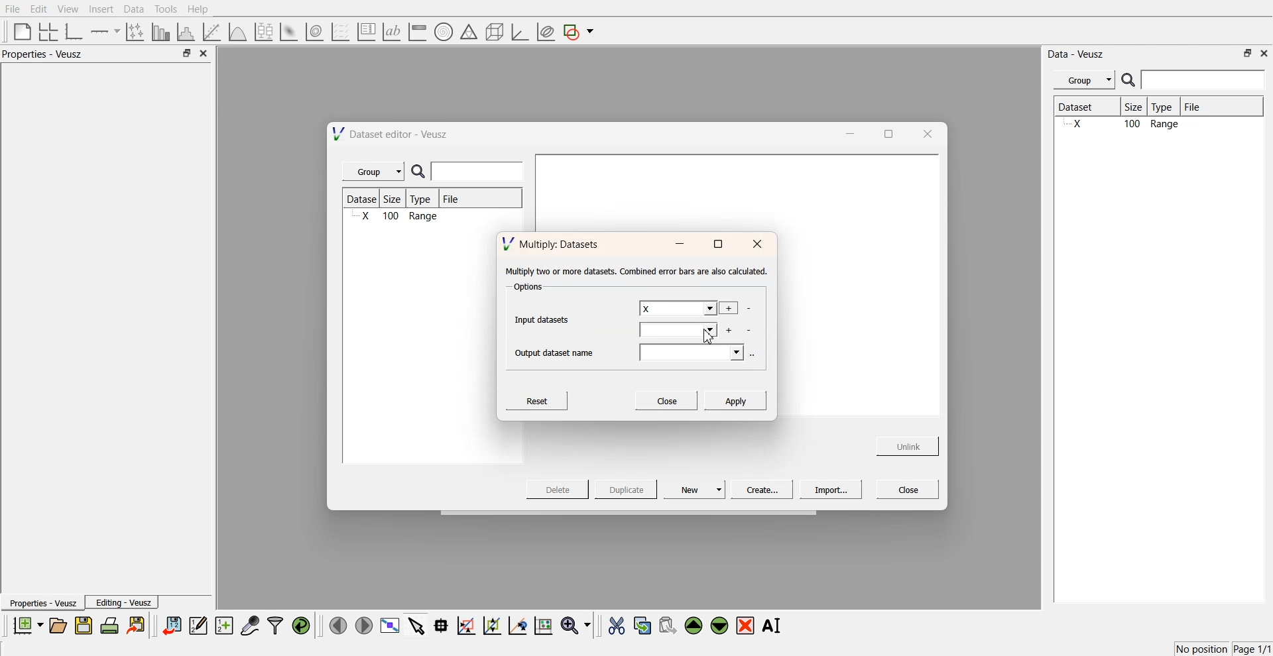 This screenshot has width=1273, height=656. I want to click on input dataset field, so click(679, 331).